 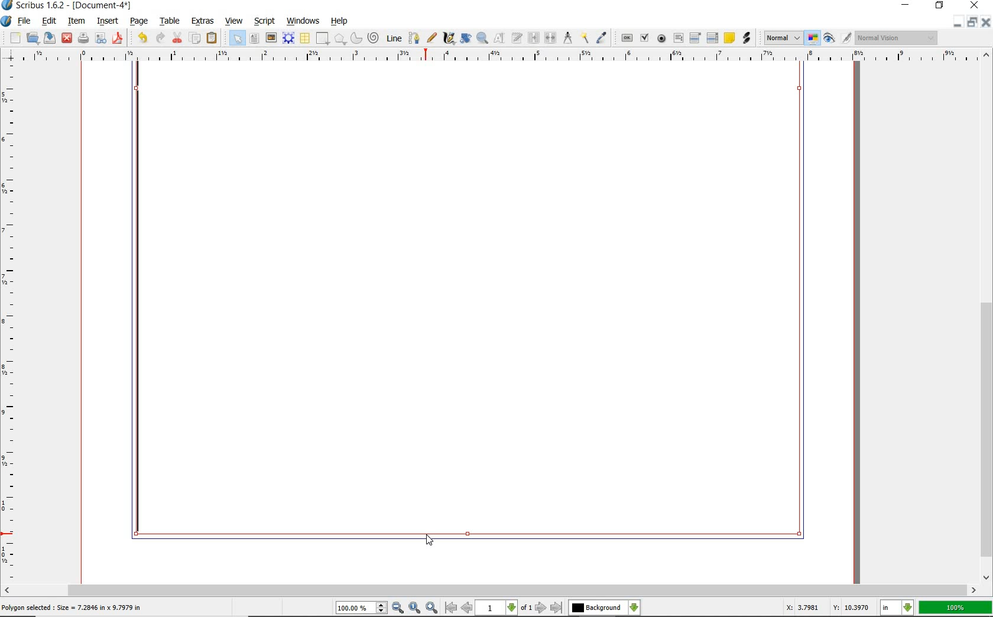 What do you see at coordinates (67, 38) in the screenshot?
I see `close` at bounding box center [67, 38].